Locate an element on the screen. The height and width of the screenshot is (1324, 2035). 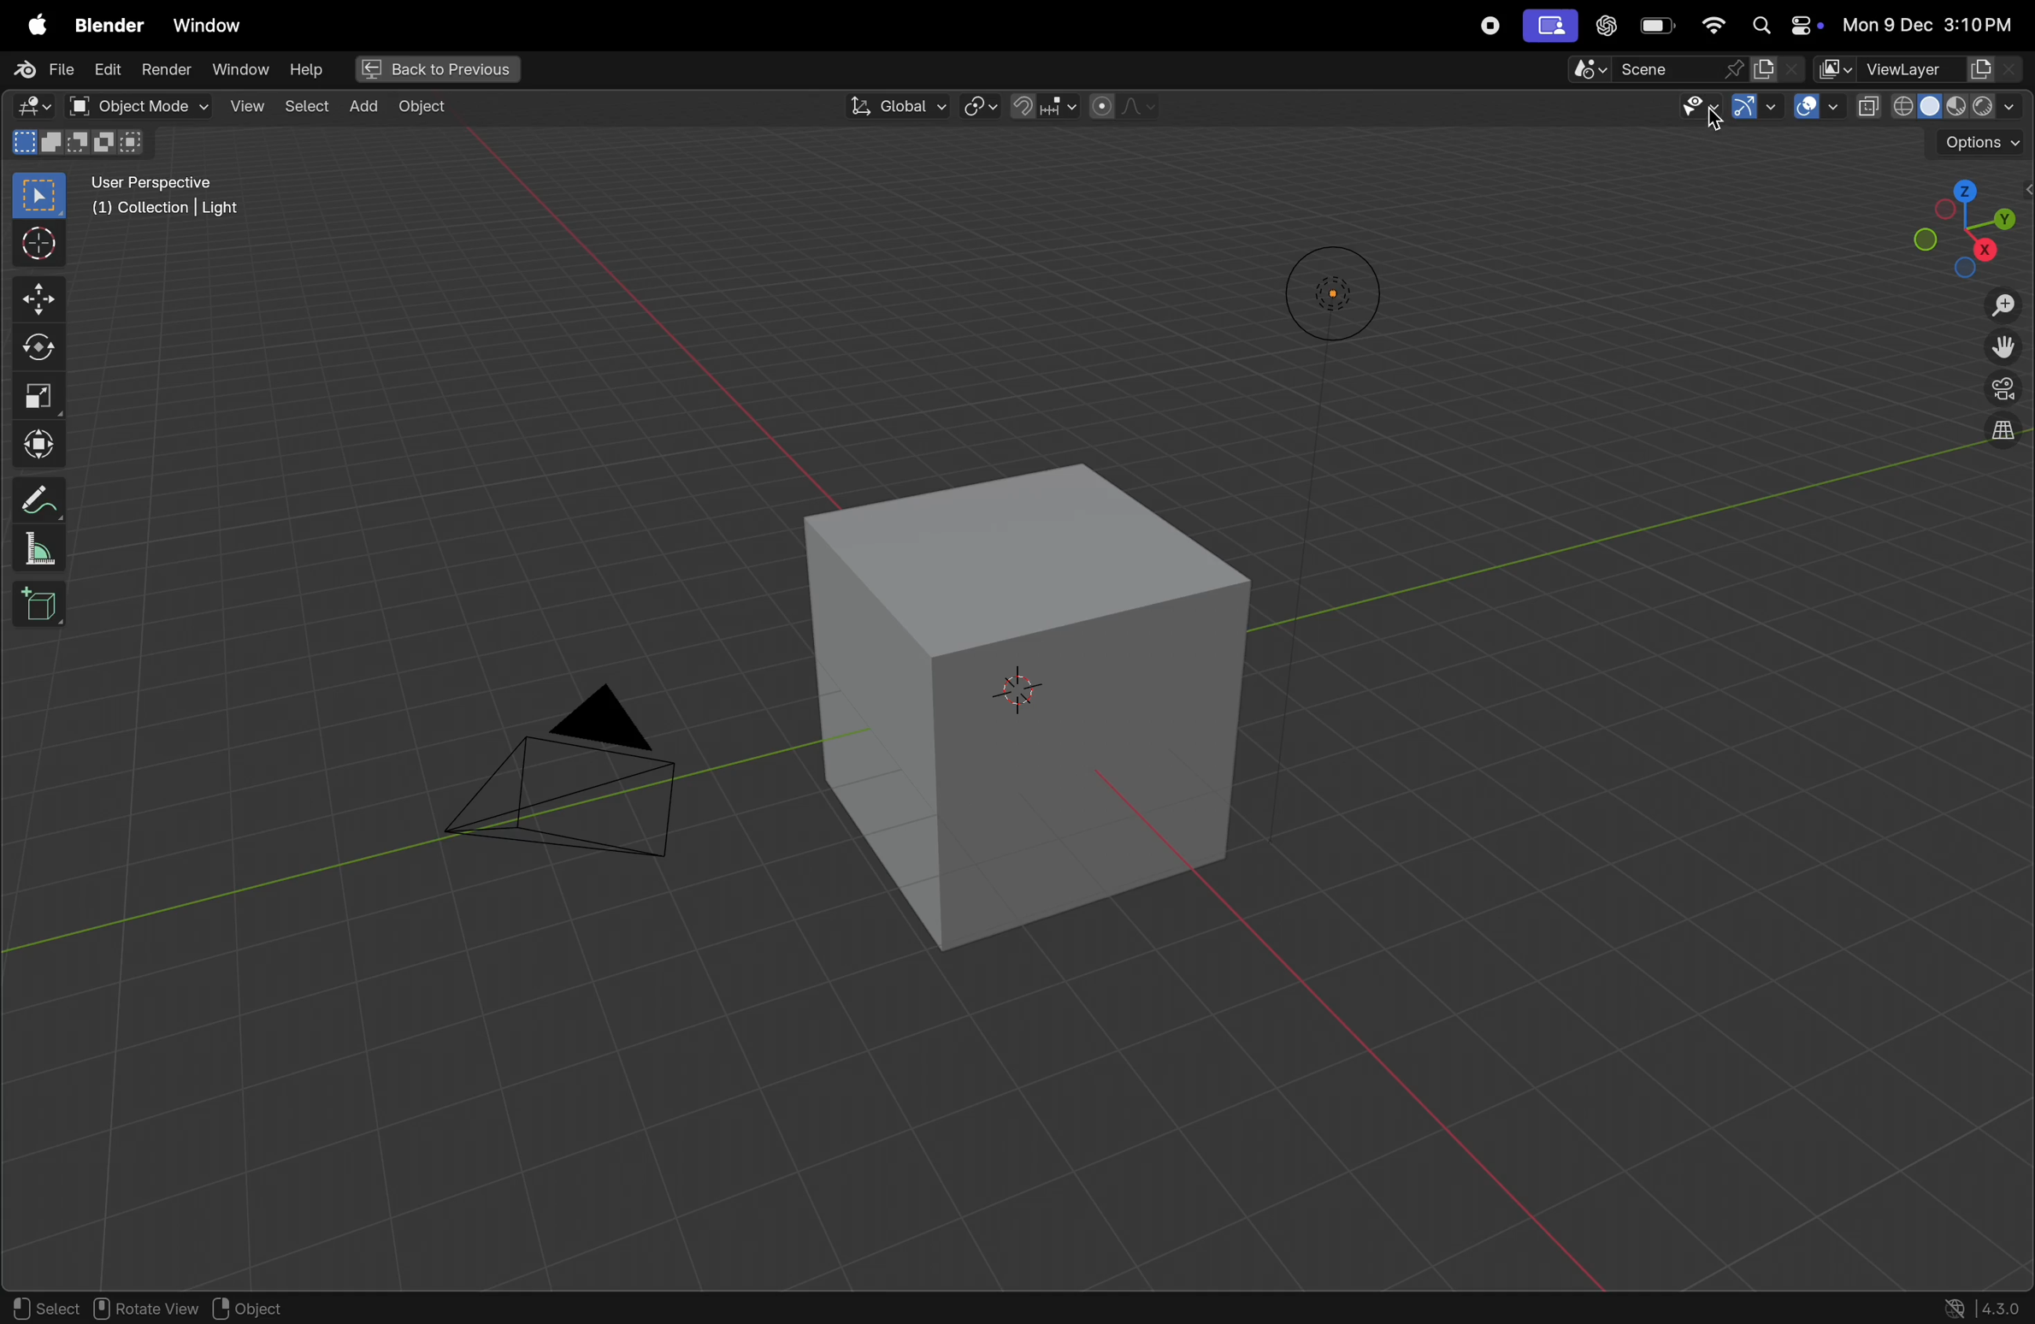
falloff is located at coordinates (1129, 107).